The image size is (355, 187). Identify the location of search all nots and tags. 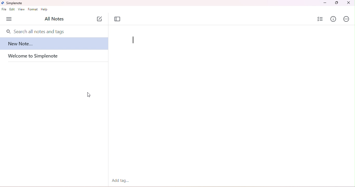
(39, 32).